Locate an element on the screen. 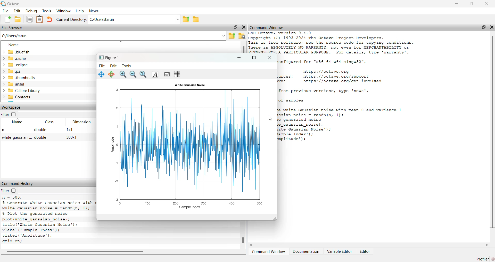 This screenshot has width=495, height=262.  Editor is located at coordinates (365, 252).